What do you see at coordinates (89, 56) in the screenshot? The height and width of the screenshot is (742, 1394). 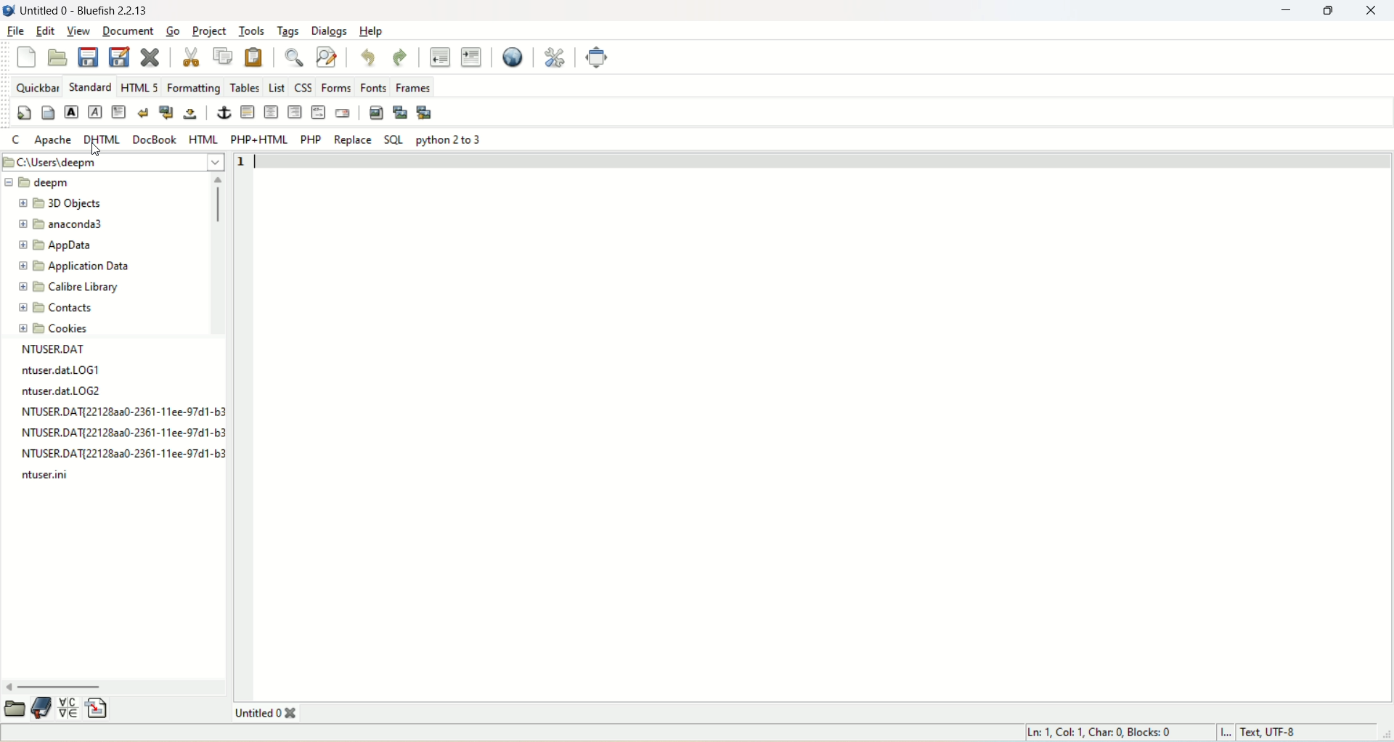 I see `save current file` at bounding box center [89, 56].